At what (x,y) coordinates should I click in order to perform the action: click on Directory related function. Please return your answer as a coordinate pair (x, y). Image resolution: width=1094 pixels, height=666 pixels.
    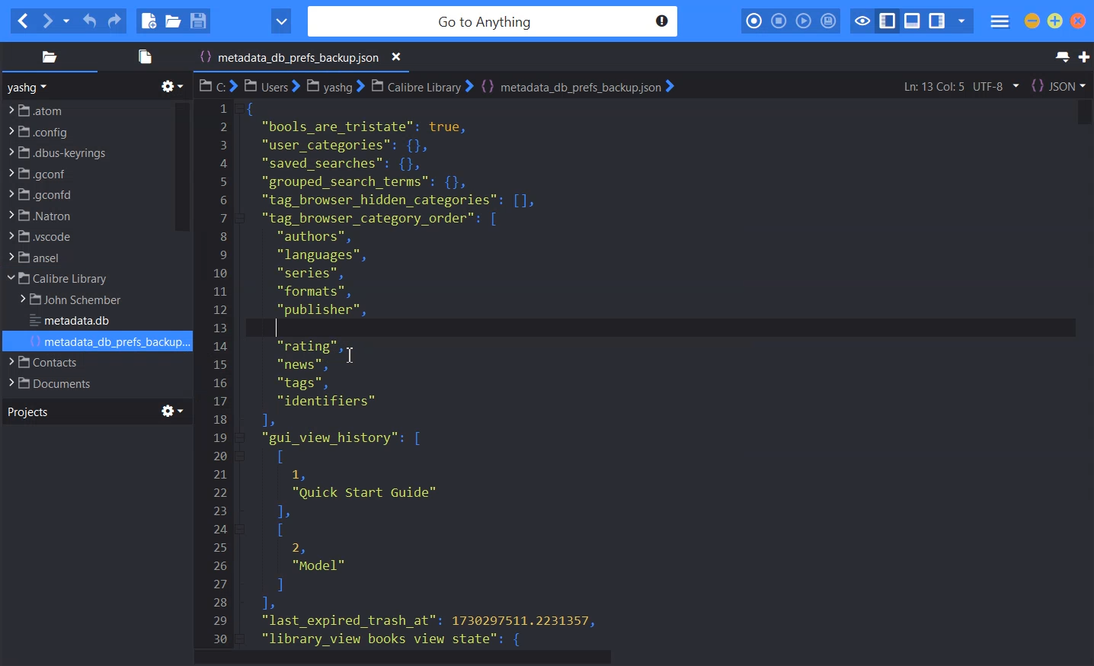
    Looking at the image, I should click on (172, 86).